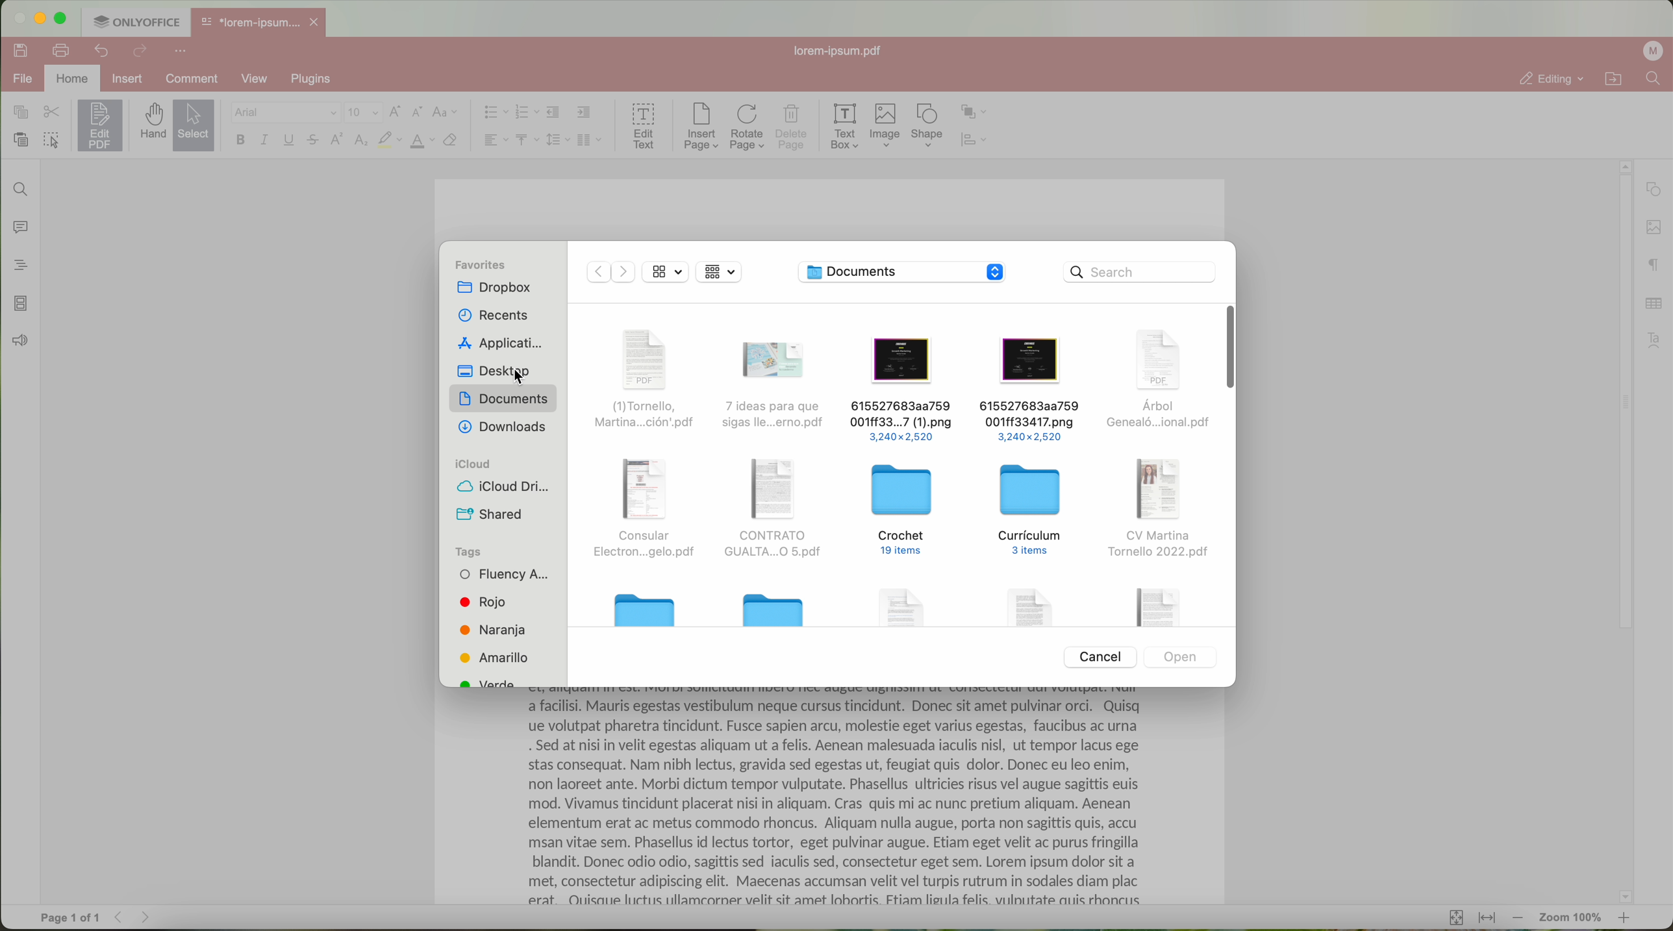 Image resolution: width=1673 pixels, height=931 pixels. I want to click on Cancel, so click(1096, 656).